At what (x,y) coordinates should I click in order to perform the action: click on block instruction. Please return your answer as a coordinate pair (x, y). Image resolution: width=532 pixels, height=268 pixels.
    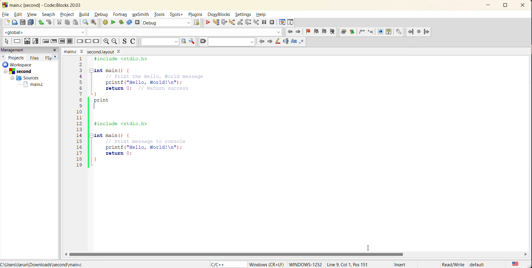
    Looking at the image, I should click on (70, 41).